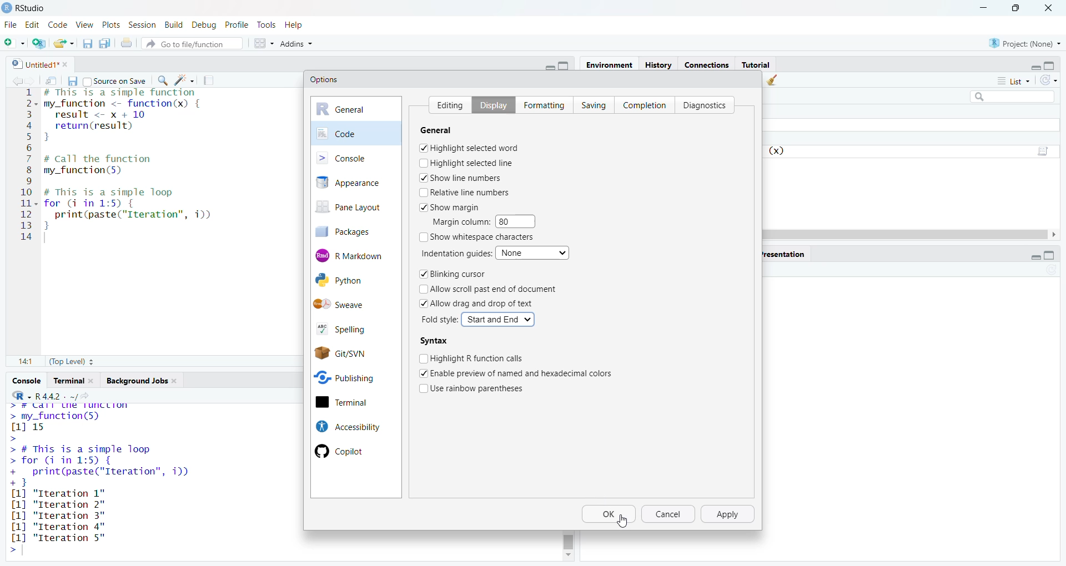  I want to click on untitled, so click(29, 63).